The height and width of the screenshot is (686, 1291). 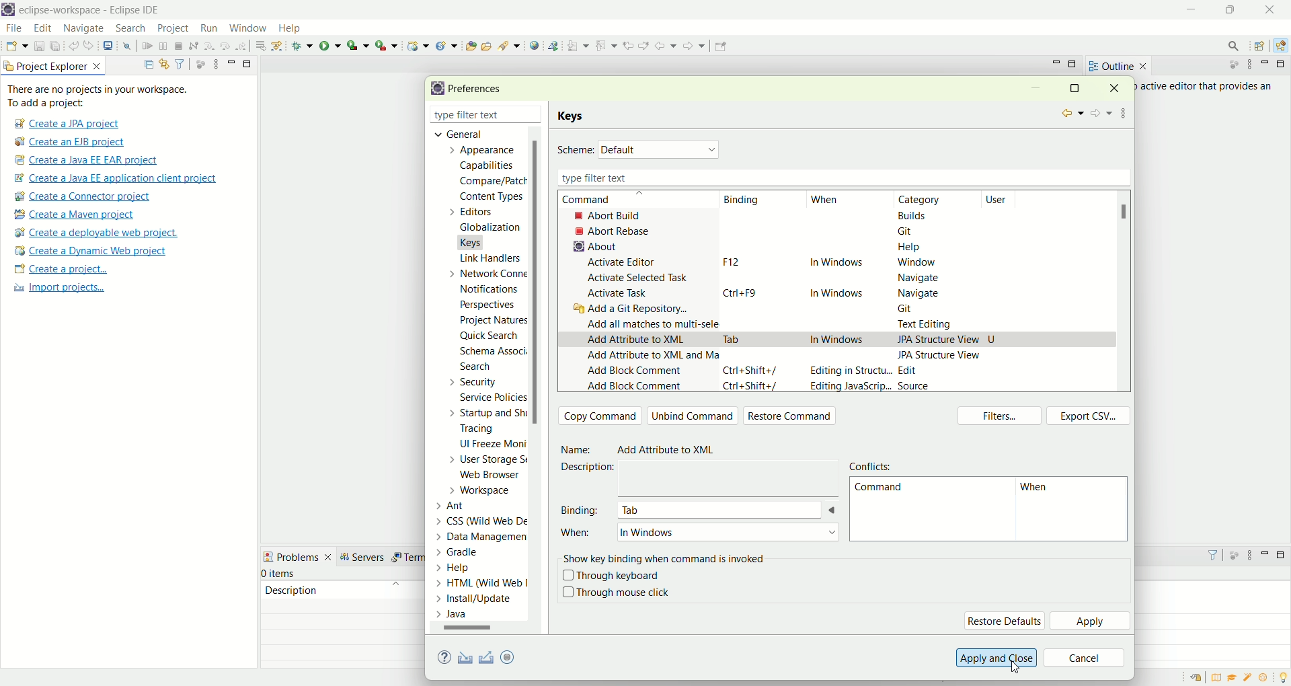 I want to click on user, so click(x=1004, y=199).